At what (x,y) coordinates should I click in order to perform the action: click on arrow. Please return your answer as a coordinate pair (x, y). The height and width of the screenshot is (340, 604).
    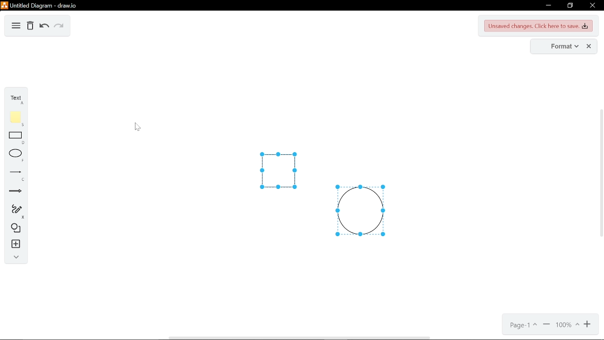
    Looking at the image, I should click on (13, 193).